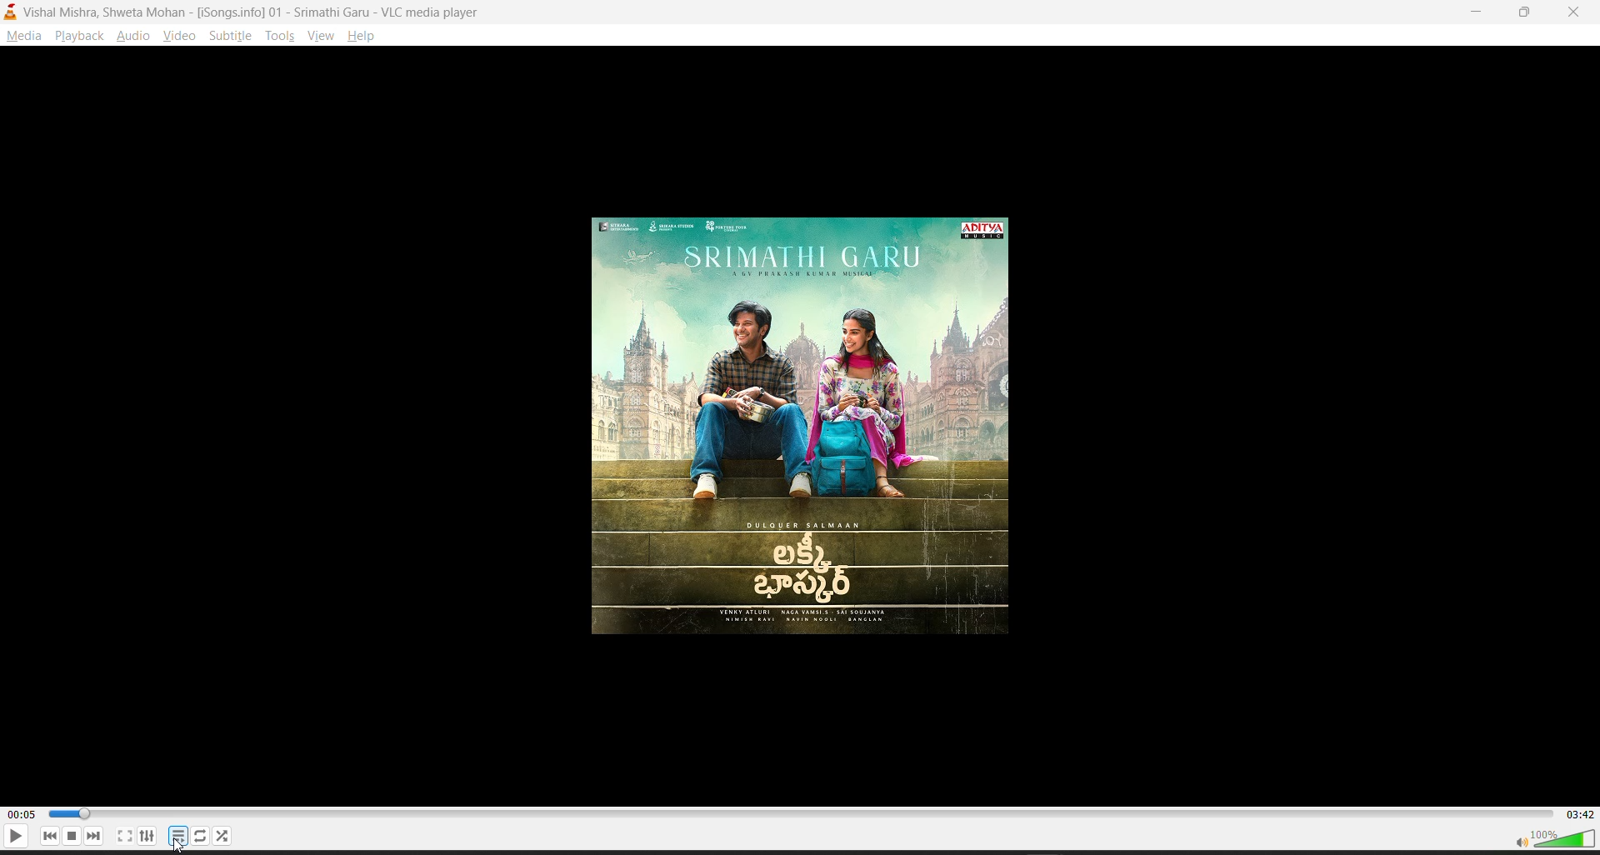  Describe the element at coordinates (1583, 814) in the screenshot. I see `total track time` at that location.